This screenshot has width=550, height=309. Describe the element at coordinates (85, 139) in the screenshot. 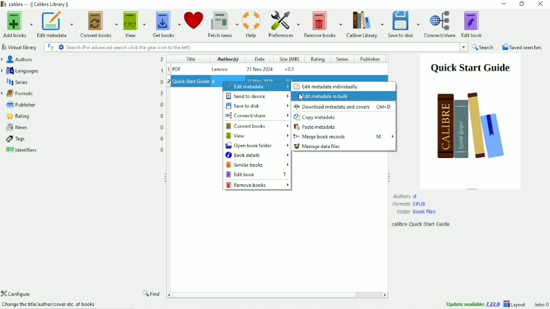

I see `Tags` at that location.